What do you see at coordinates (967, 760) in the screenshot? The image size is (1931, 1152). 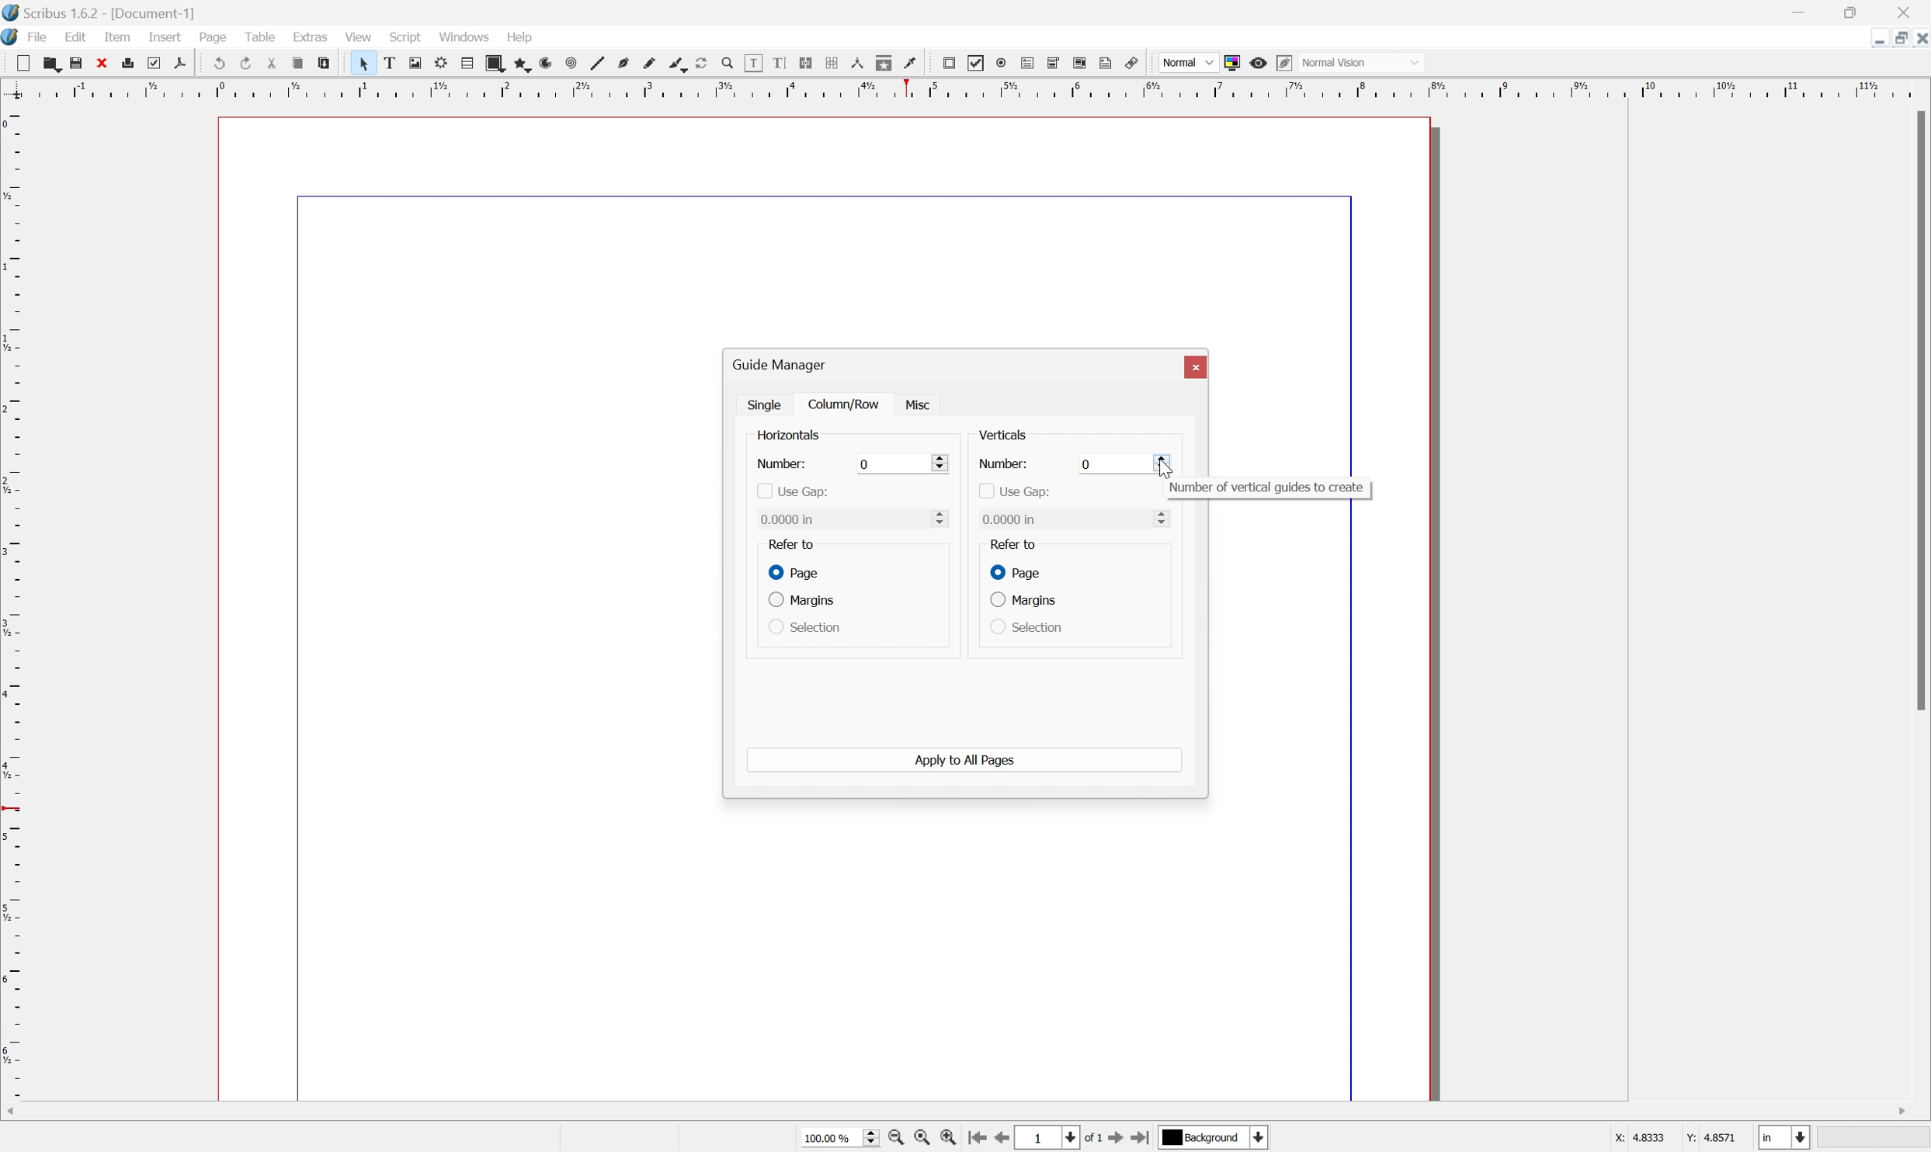 I see `apply to all pages` at bounding box center [967, 760].